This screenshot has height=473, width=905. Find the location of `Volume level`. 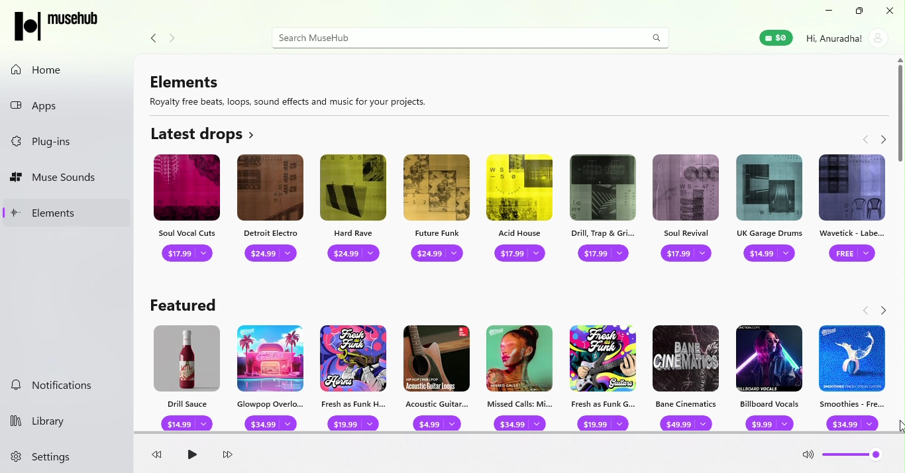

Volume level is located at coordinates (854, 458).